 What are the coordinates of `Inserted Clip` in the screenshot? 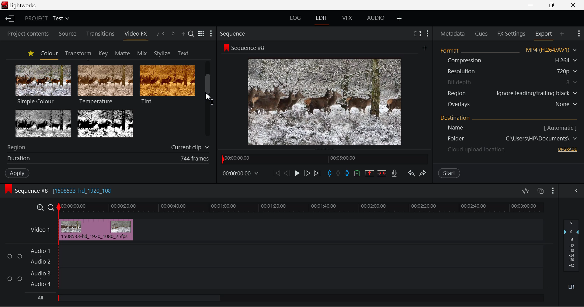 It's located at (96, 229).